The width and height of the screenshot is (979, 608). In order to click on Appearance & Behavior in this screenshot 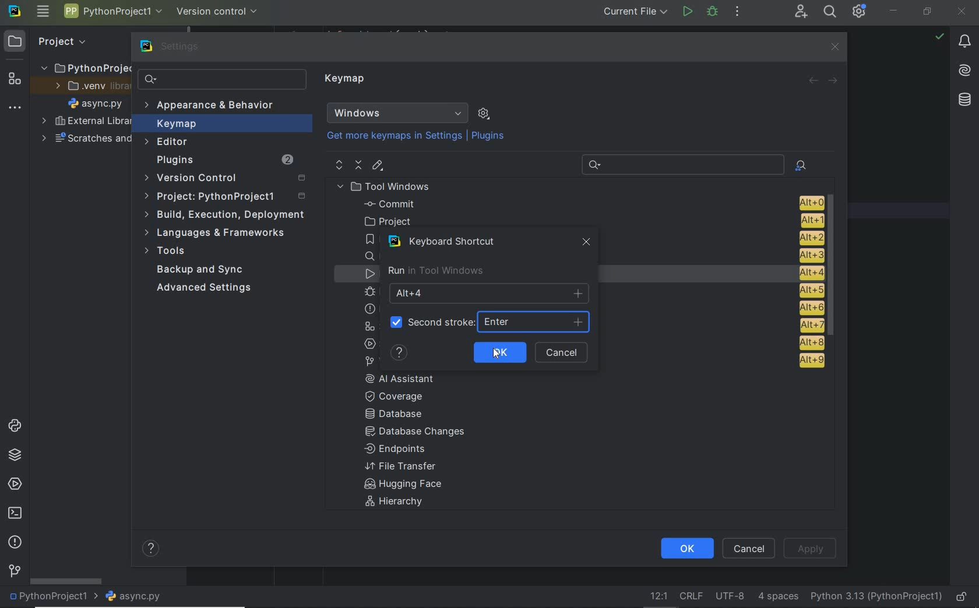, I will do `click(211, 106)`.